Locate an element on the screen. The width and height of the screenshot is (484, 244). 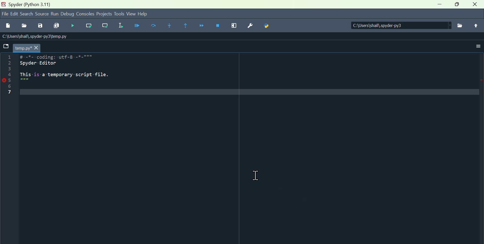
Source is located at coordinates (43, 15).